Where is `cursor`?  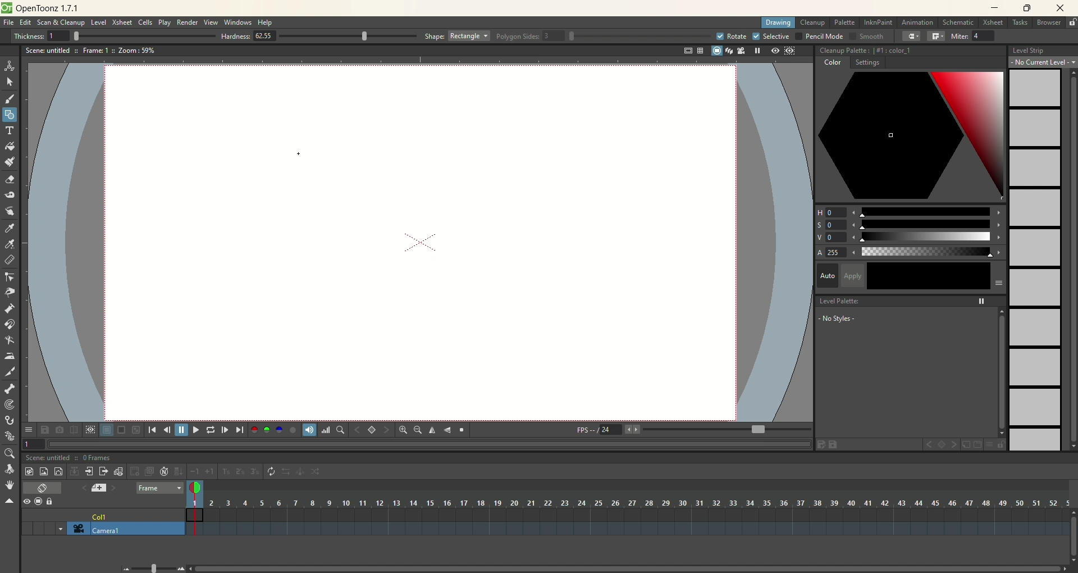
cursor is located at coordinates (296, 155).